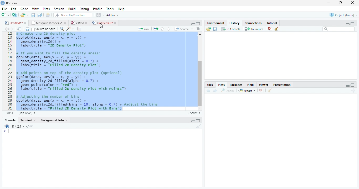 This screenshot has width=359, height=189. I want to click on close, so click(66, 23).